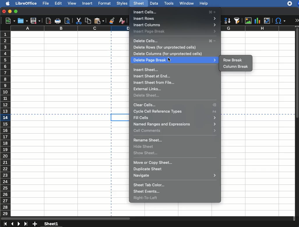 This screenshot has width=299, height=227. Describe the element at coordinates (297, 20) in the screenshot. I see `expand` at that location.